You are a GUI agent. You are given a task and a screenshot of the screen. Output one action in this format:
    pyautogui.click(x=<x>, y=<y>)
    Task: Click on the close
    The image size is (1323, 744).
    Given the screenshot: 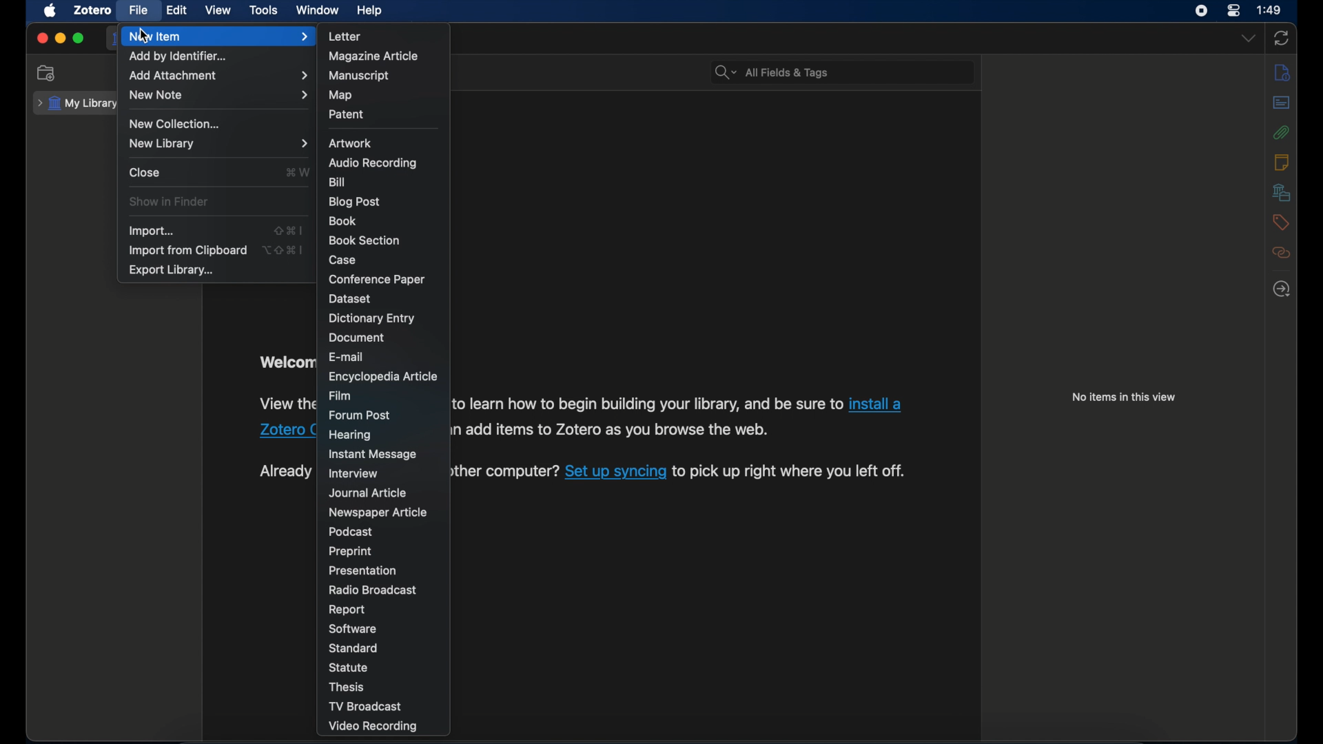 What is the action you would take?
    pyautogui.click(x=145, y=172)
    